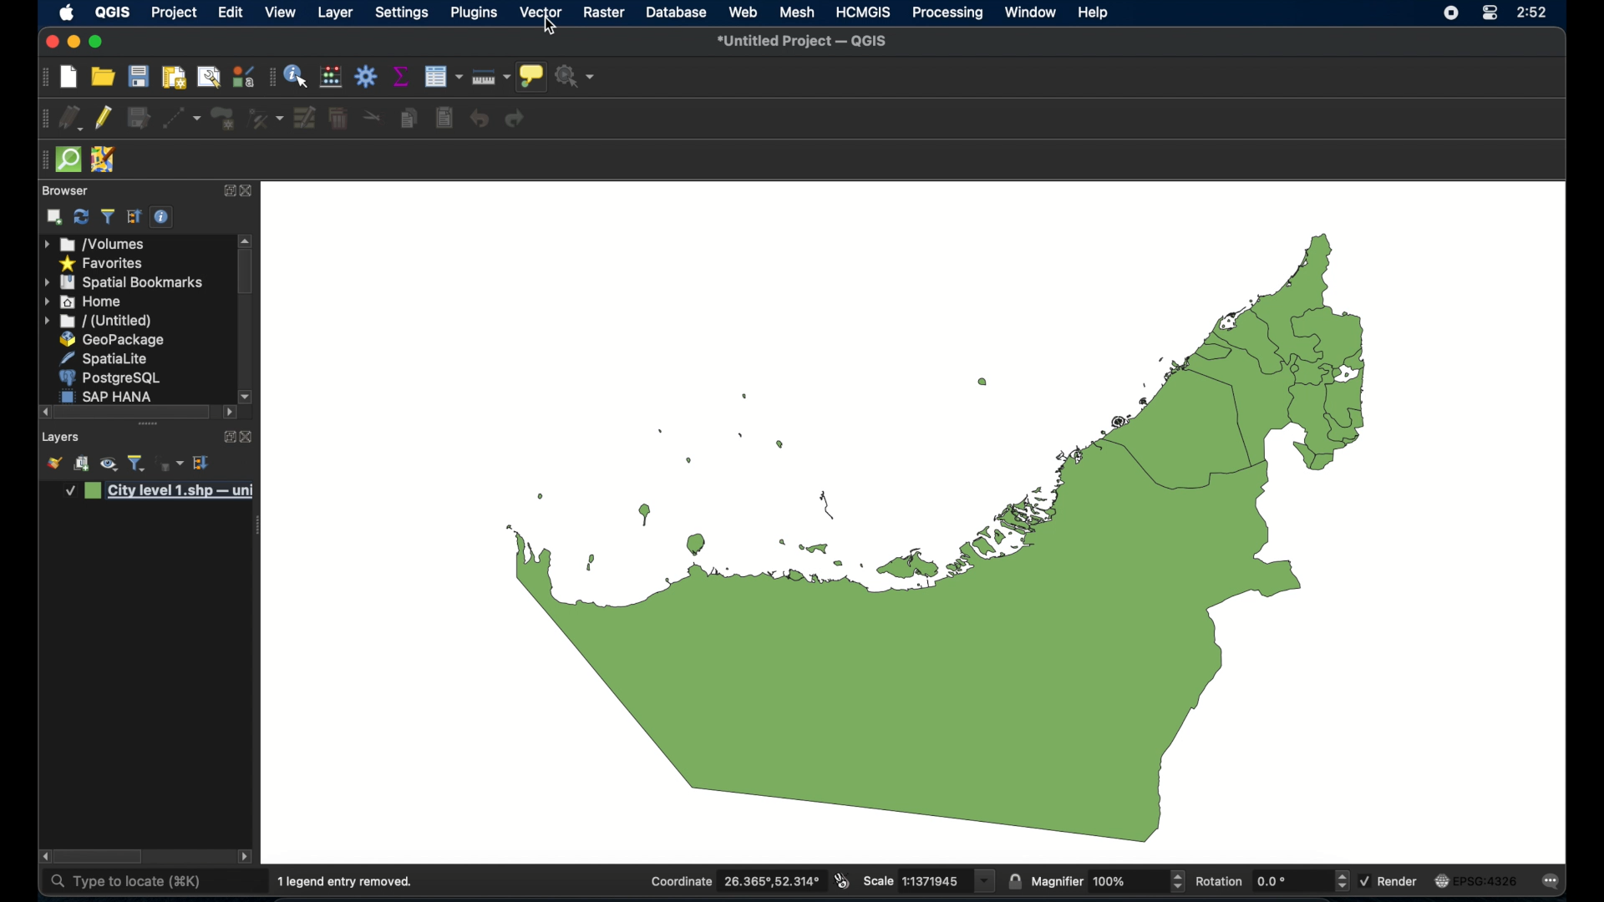 This screenshot has height=902, width=1604. Describe the element at coordinates (43, 78) in the screenshot. I see `project toolbar` at that location.